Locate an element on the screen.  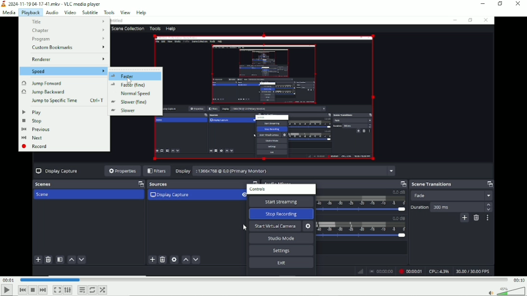
total duration is located at coordinates (518, 279).